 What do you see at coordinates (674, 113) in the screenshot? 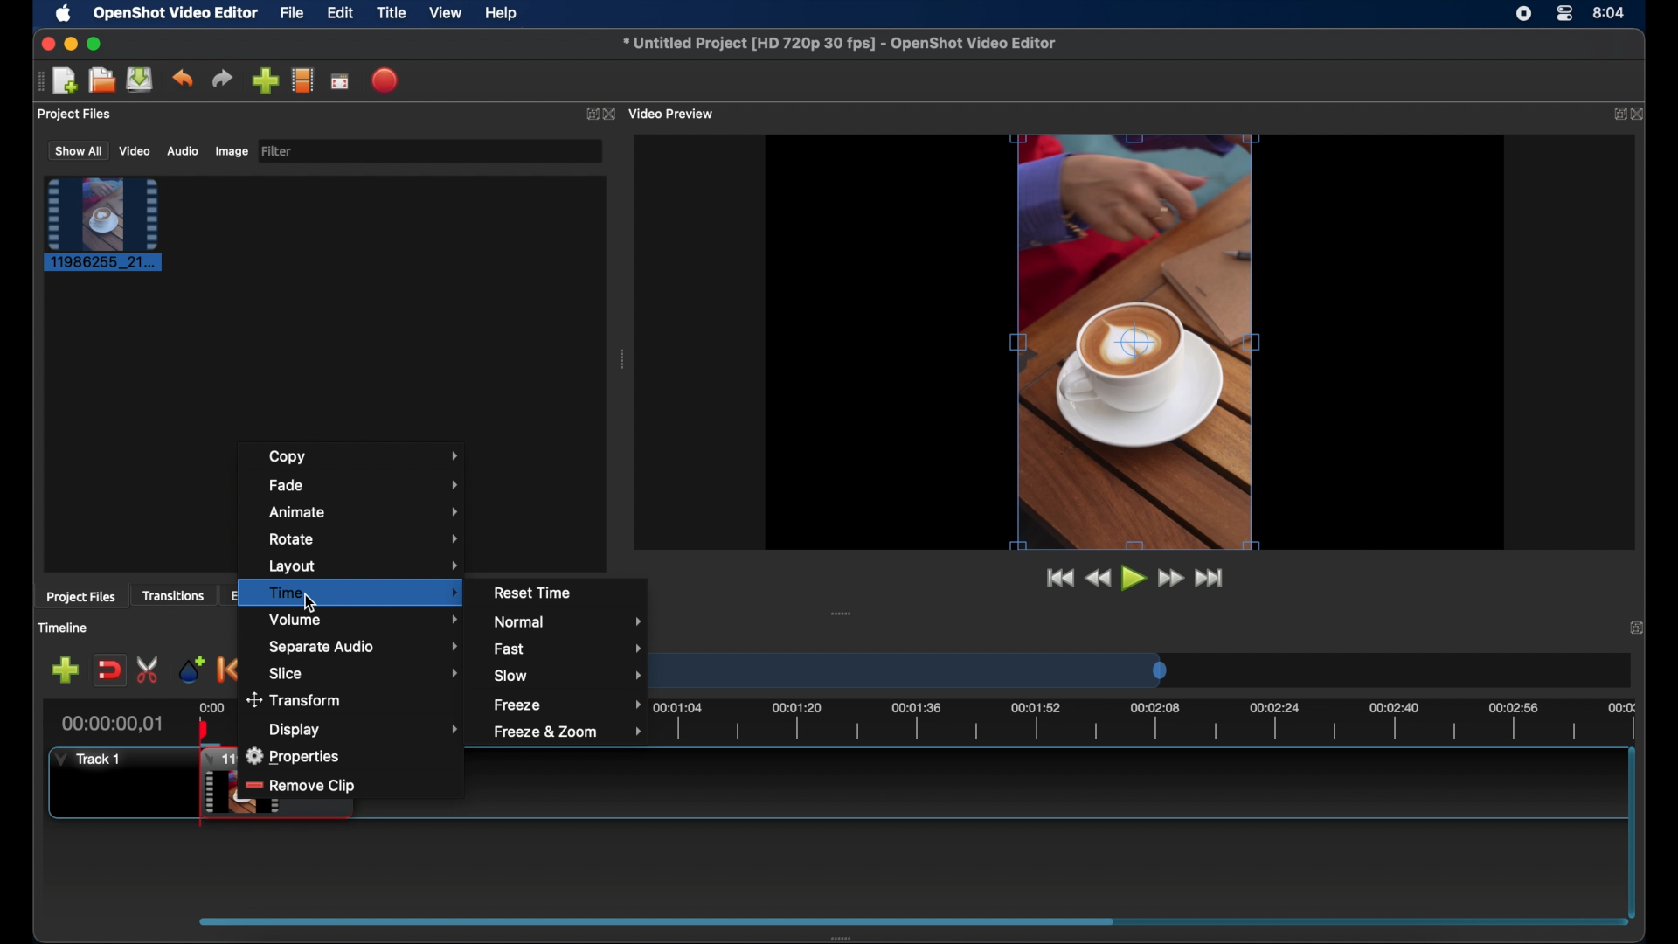
I see `video preview` at bounding box center [674, 113].